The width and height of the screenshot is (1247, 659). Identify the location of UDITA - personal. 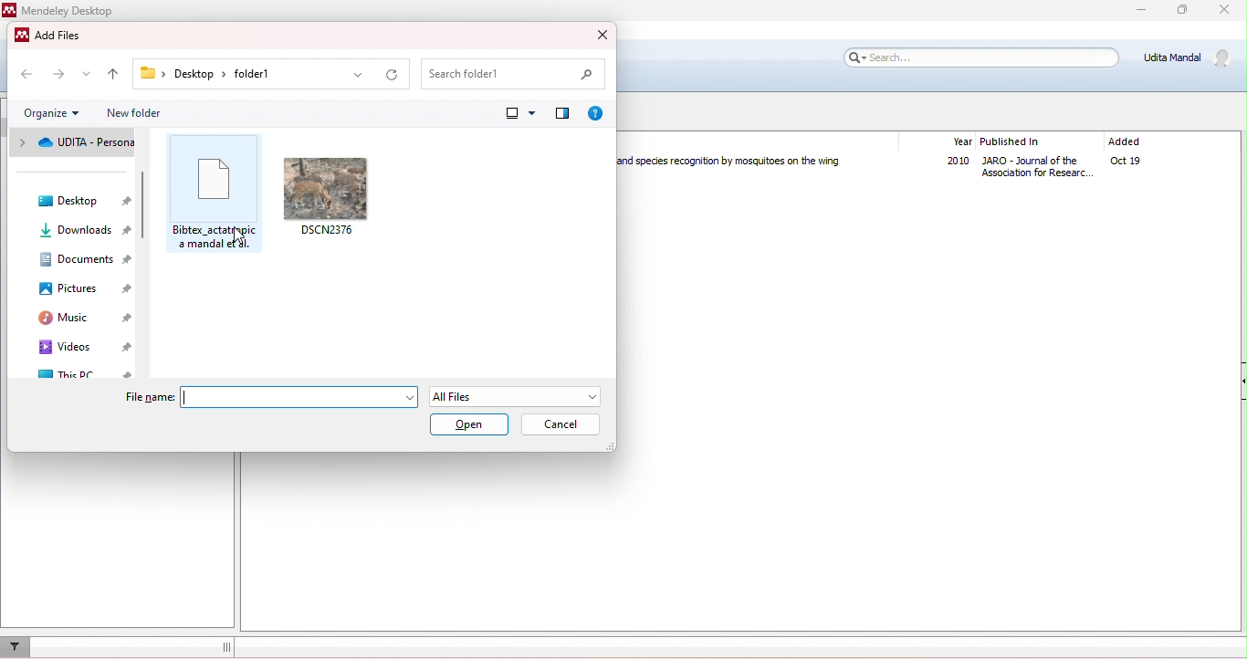
(75, 142).